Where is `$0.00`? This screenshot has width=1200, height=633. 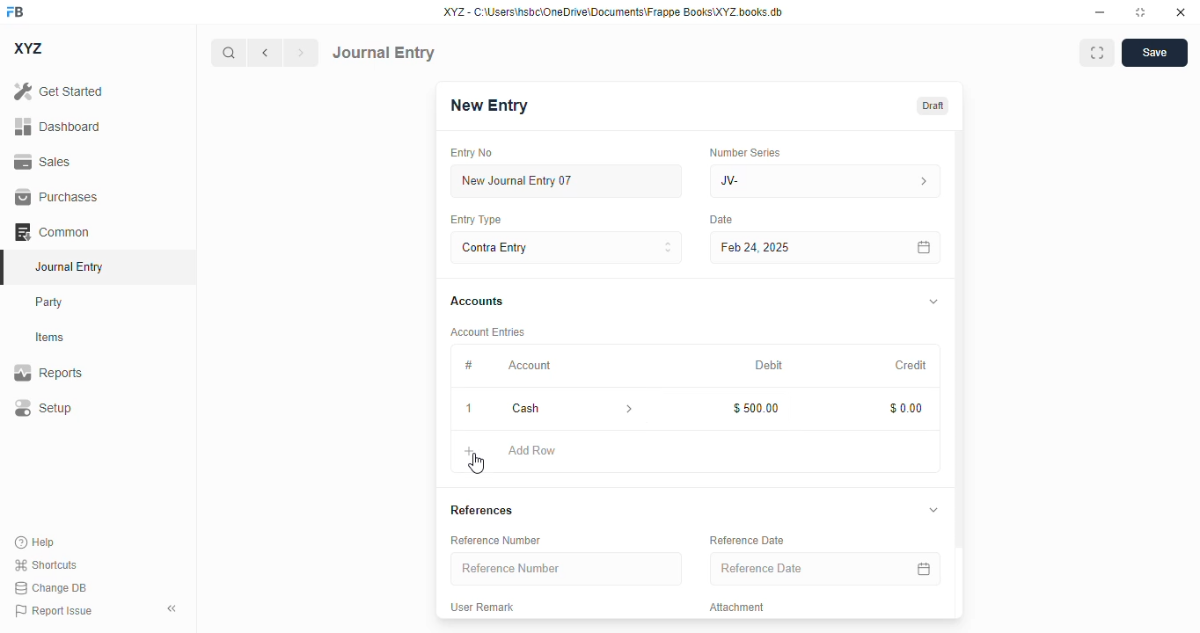
$0.00 is located at coordinates (908, 408).